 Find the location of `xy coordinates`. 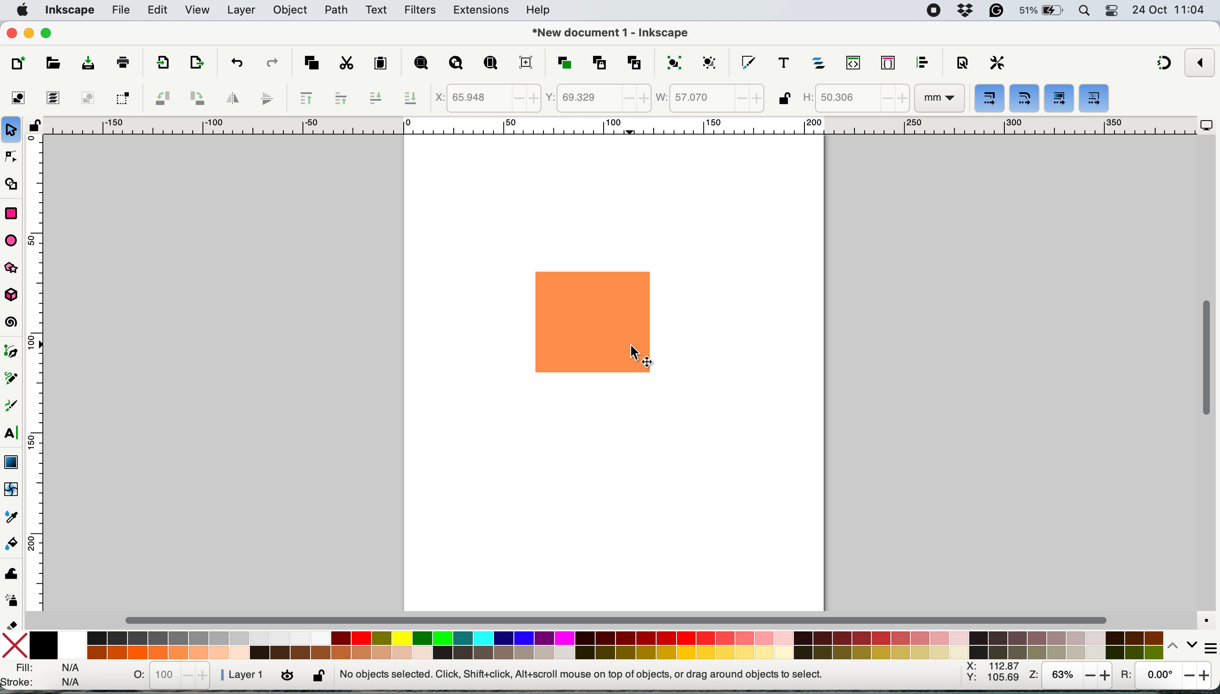

xy coordinates is located at coordinates (992, 675).